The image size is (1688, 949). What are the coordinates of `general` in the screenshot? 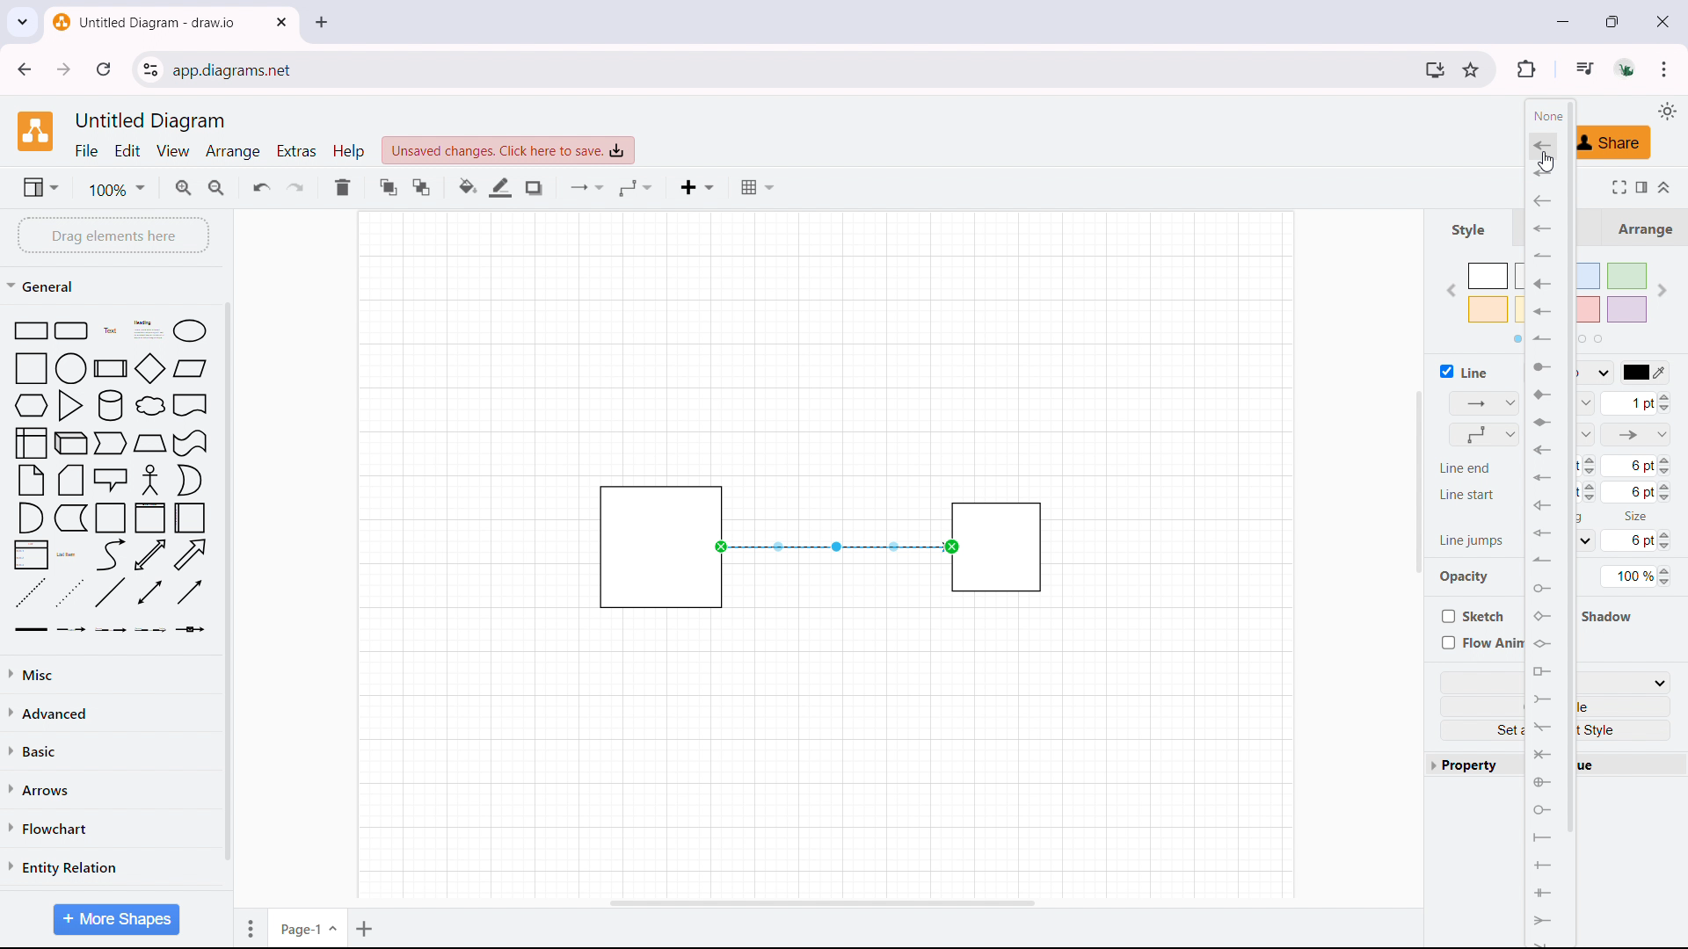 It's located at (46, 286).